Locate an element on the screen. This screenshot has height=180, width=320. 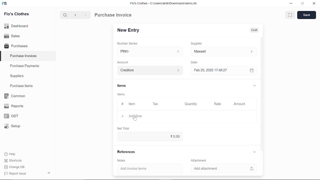
Shortcuts is located at coordinates (12, 161).